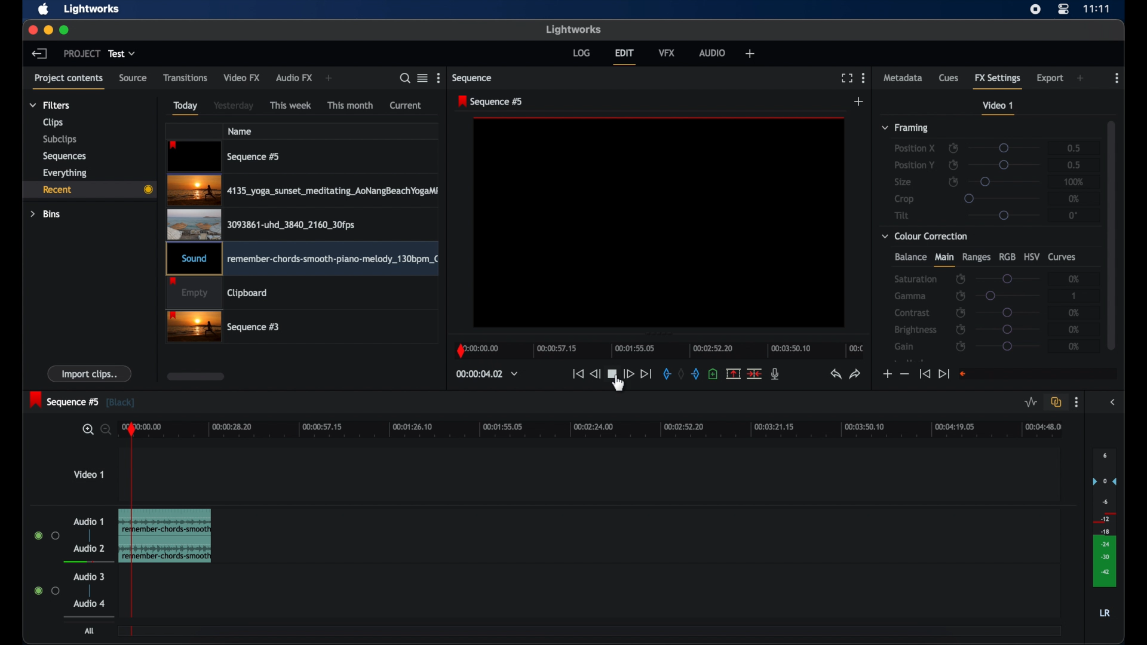 The width and height of the screenshot is (1147, 645). Describe the element at coordinates (836, 374) in the screenshot. I see `undo` at that location.